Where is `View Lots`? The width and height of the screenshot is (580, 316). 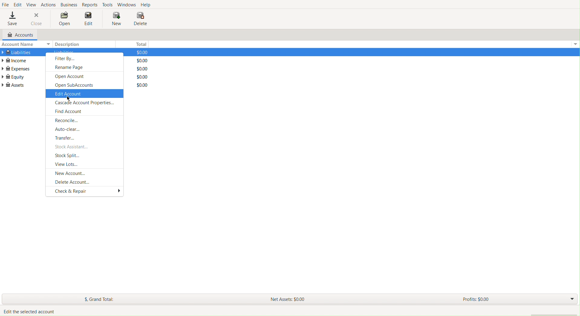
View Lots is located at coordinates (68, 164).